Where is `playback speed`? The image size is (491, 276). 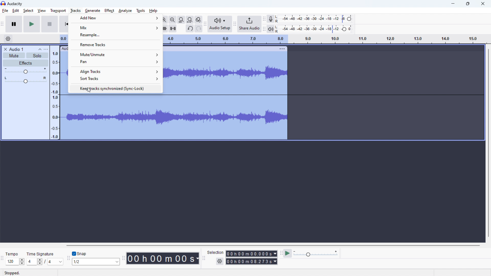
playback speed is located at coordinates (316, 254).